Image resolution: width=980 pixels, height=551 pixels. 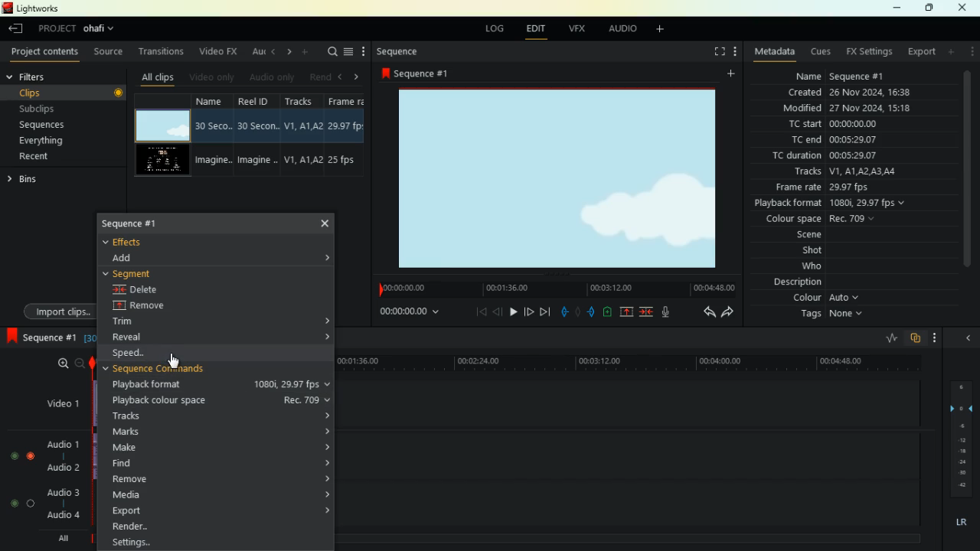 I want to click on find, so click(x=221, y=465).